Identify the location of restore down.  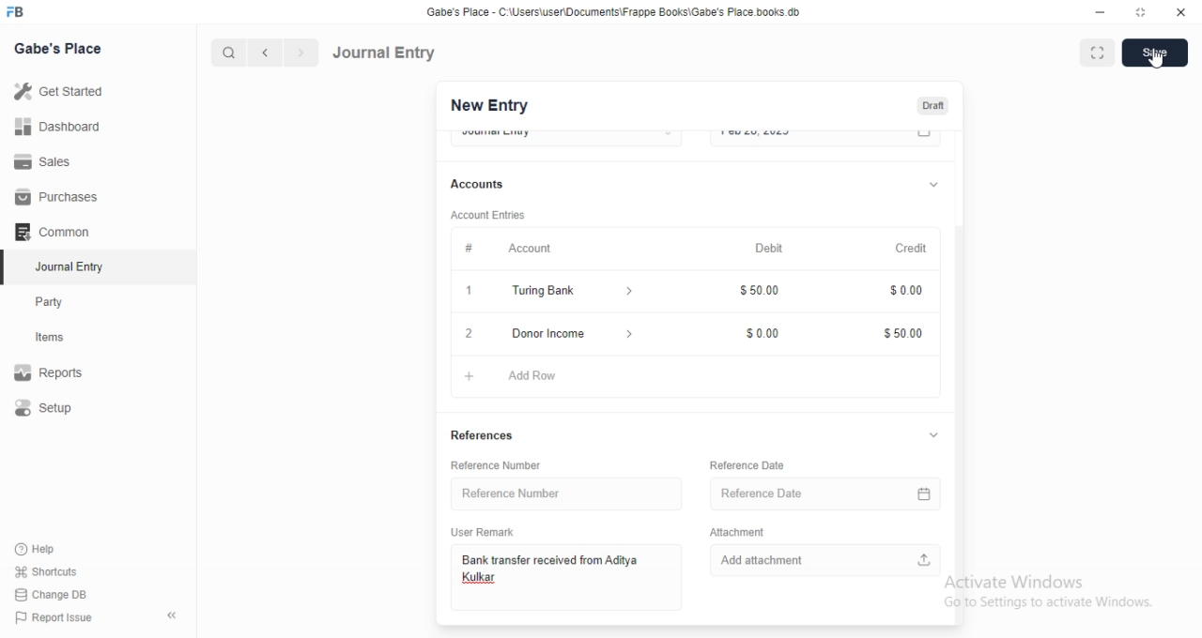
(1142, 14).